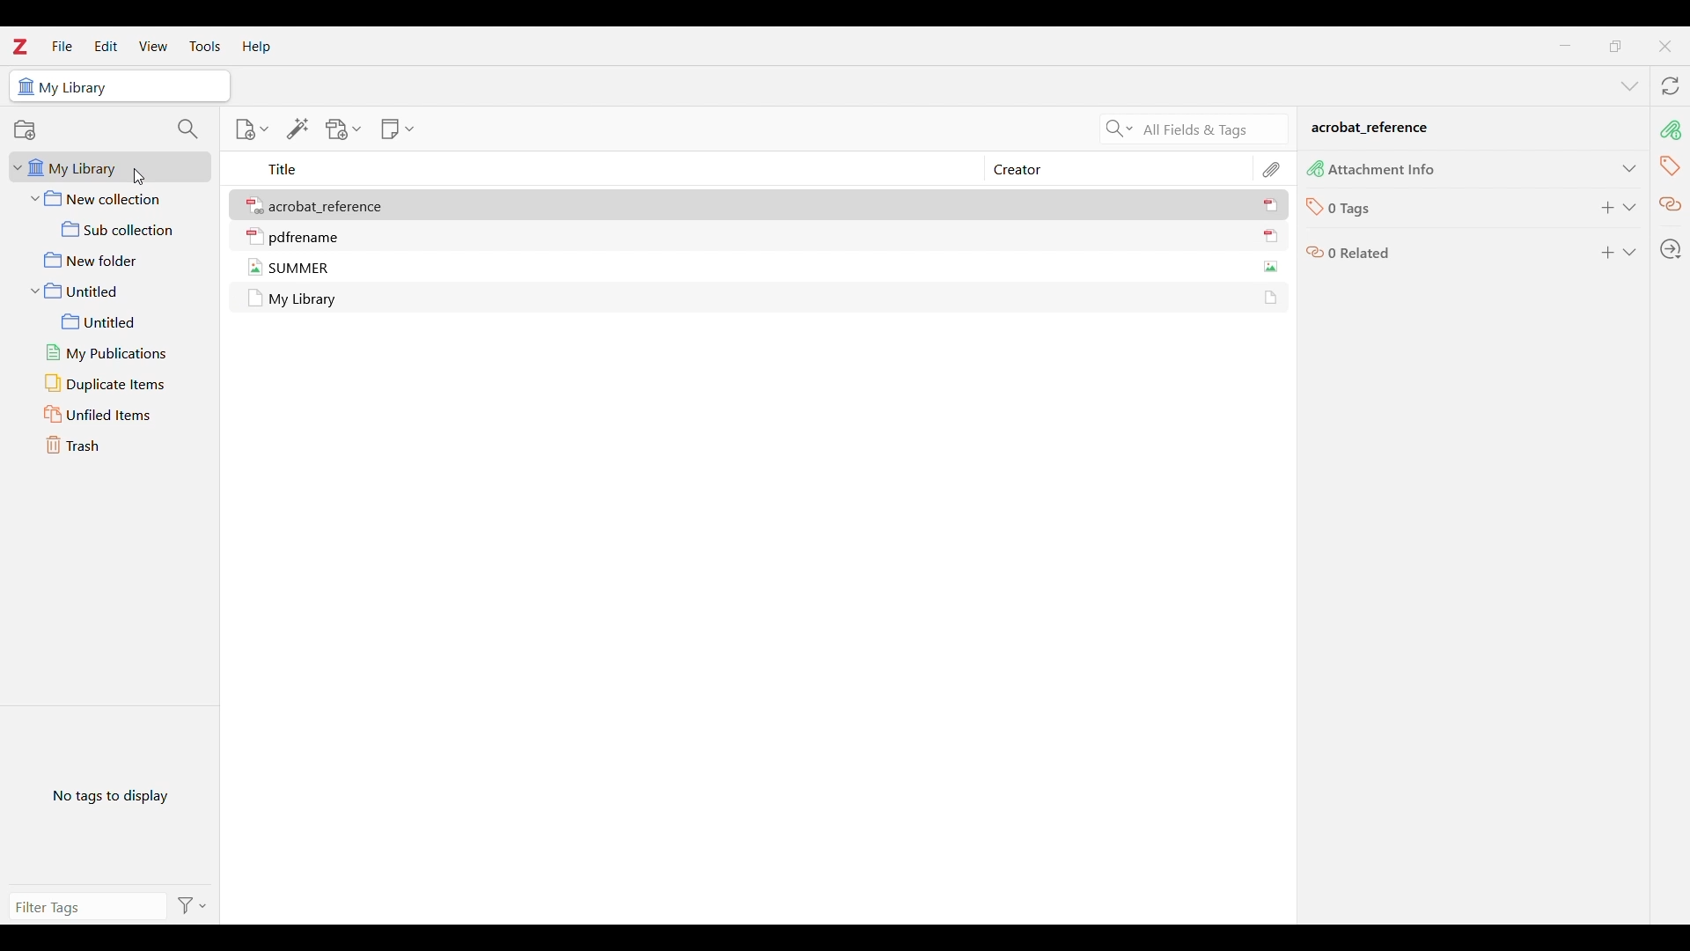 The width and height of the screenshot is (1690, 951). What do you see at coordinates (76, 908) in the screenshot?
I see `Type in filter tags` at bounding box center [76, 908].